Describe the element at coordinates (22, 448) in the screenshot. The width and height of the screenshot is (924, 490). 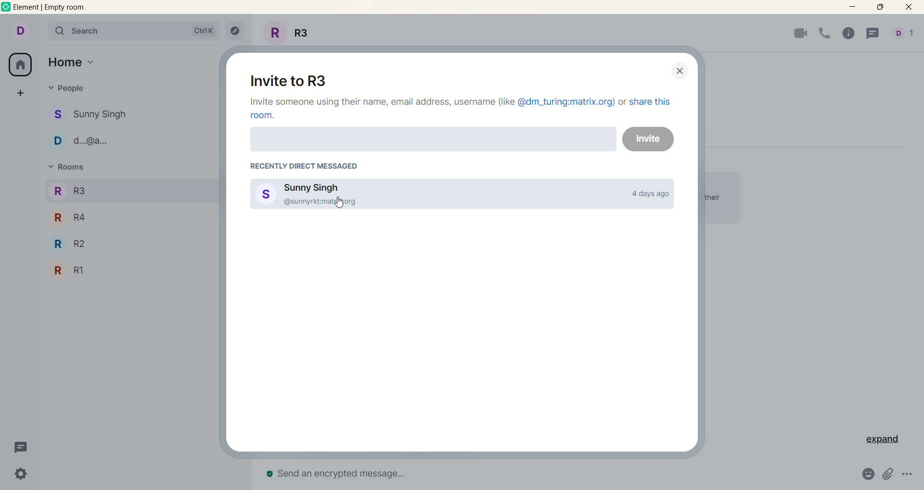
I see `threads` at that location.